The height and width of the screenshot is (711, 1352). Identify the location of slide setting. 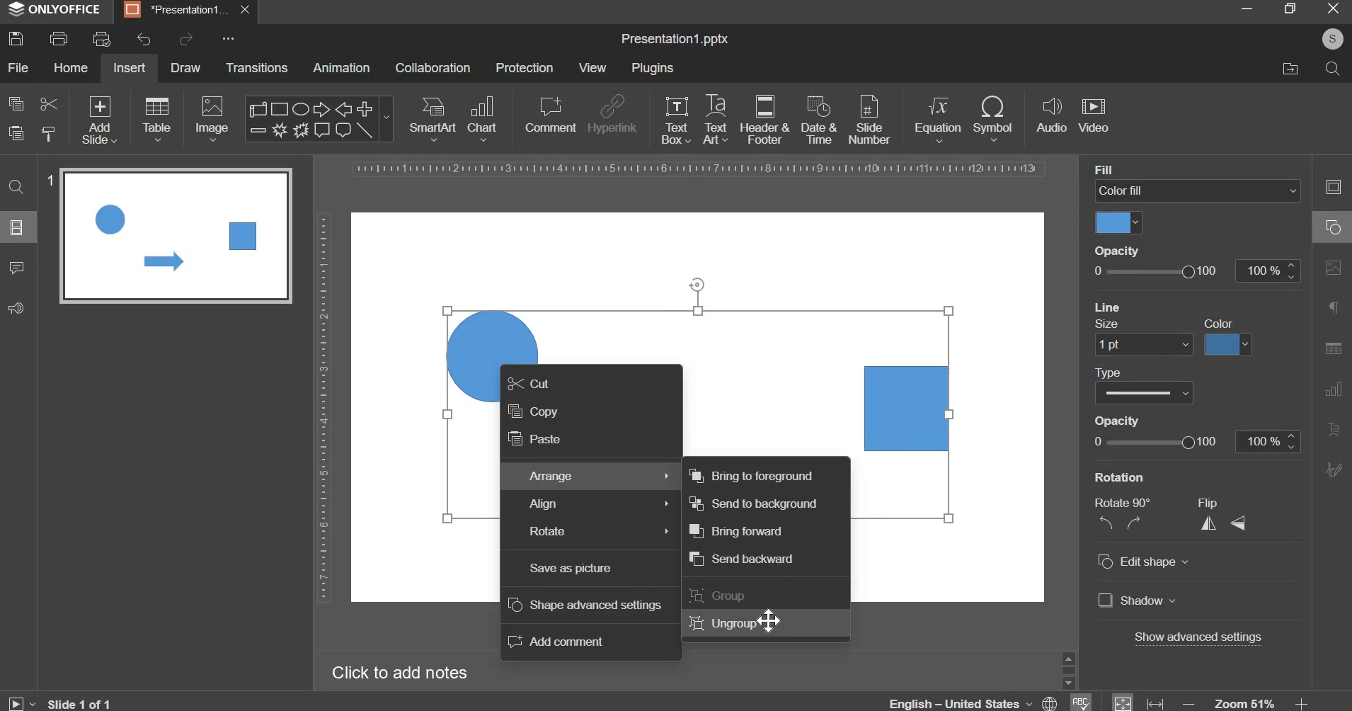
(1332, 186).